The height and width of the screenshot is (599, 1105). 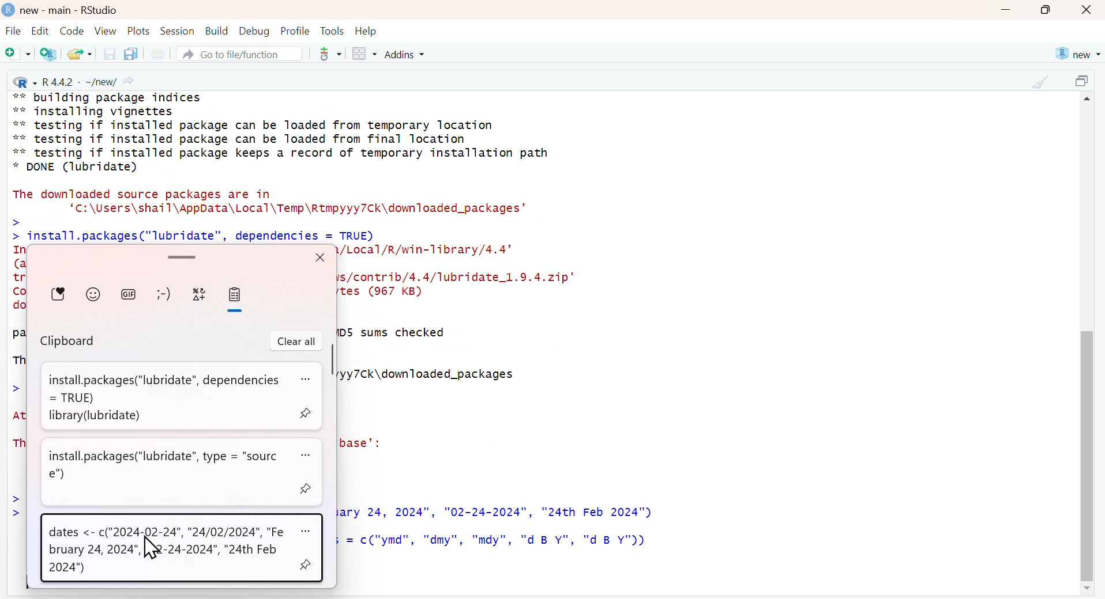 What do you see at coordinates (70, 10) in the screenshot?
I see `new - main - RStudio` at bounding box center [70, 10].